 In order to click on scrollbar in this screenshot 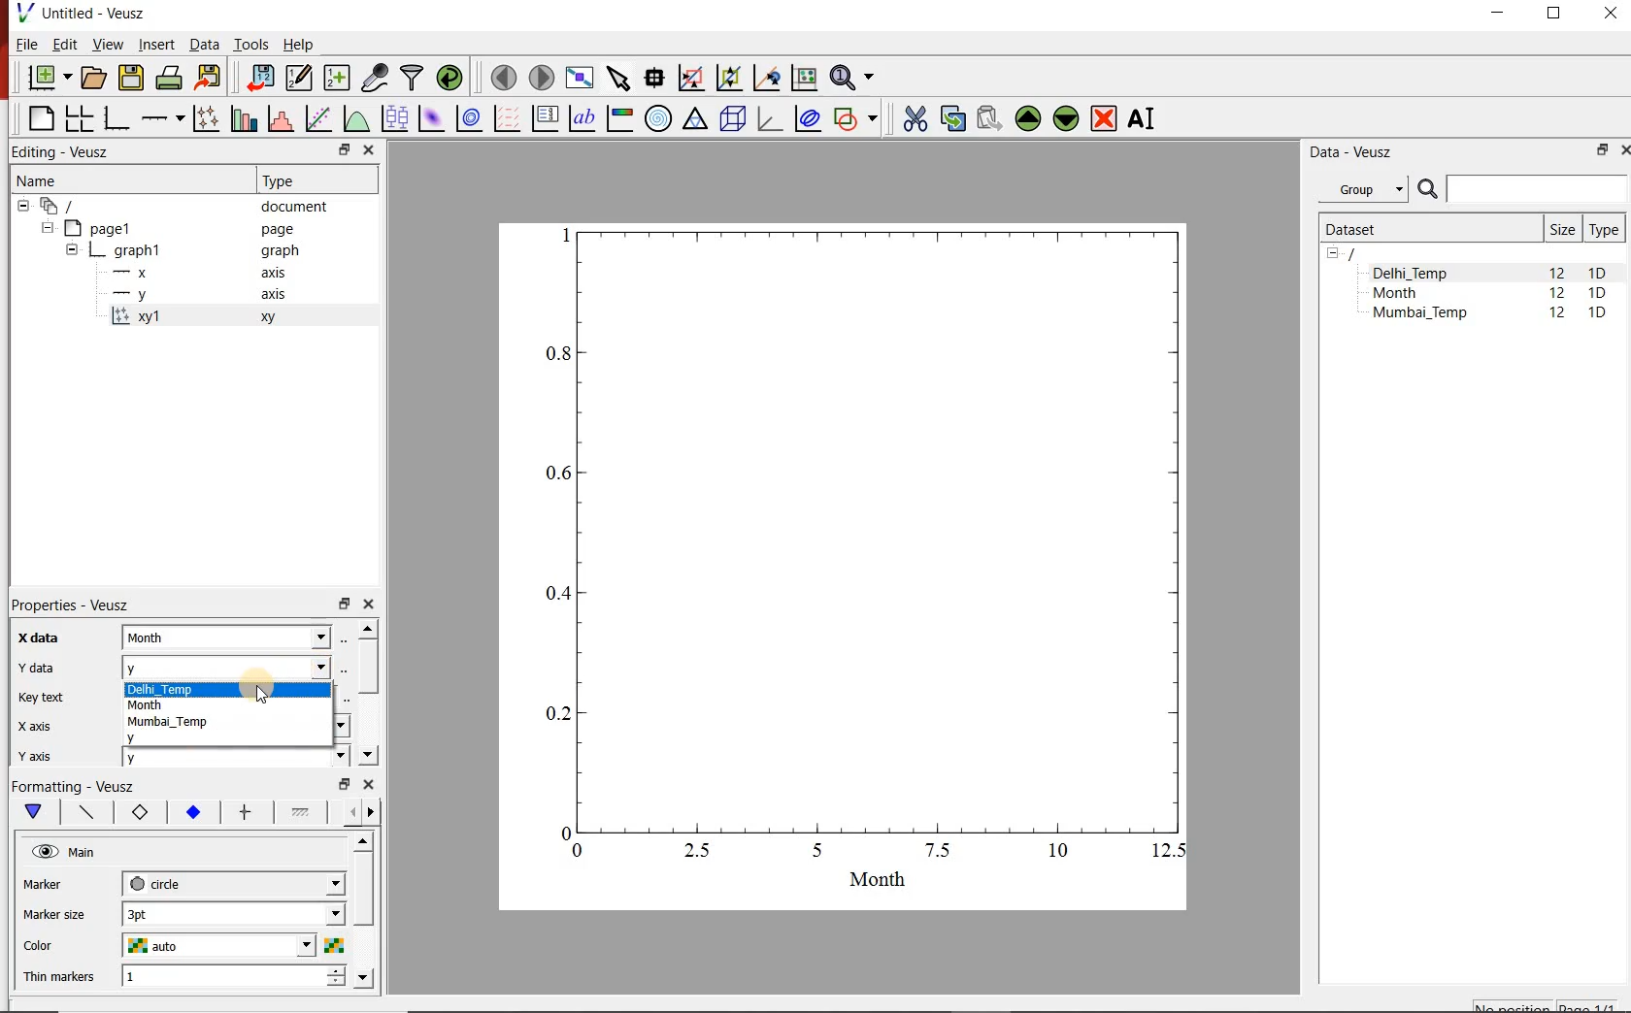, I will do `click(365, 913)`.